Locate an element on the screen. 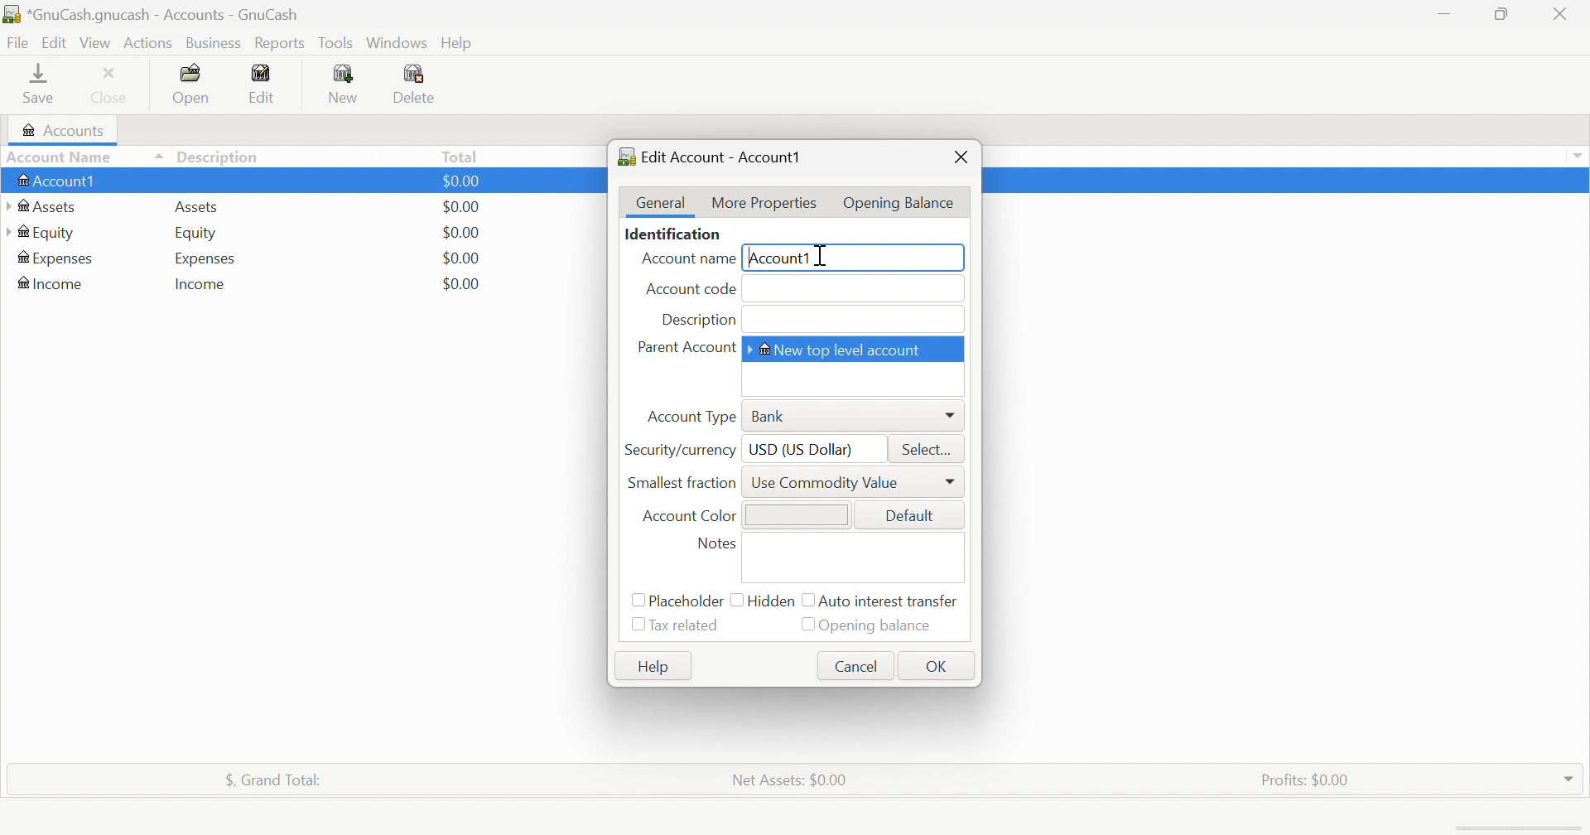  Income is located at coordinates (201, 287).